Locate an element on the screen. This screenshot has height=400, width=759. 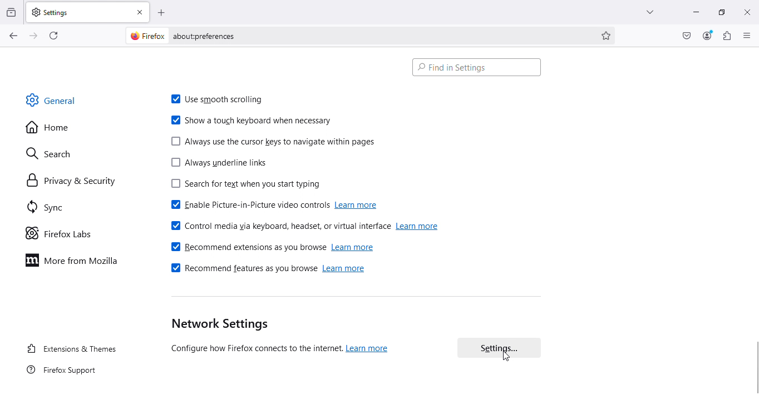
Reload current page is located at coordinates (55, 34).